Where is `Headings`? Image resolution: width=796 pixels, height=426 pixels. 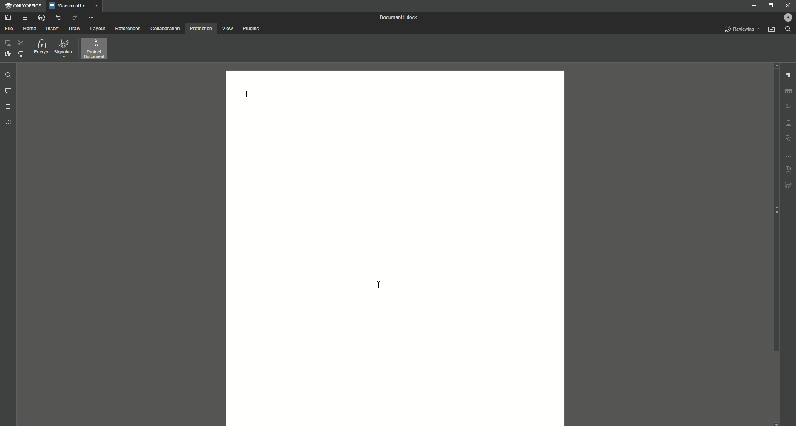 Headings is located at coordinates (9, 106).